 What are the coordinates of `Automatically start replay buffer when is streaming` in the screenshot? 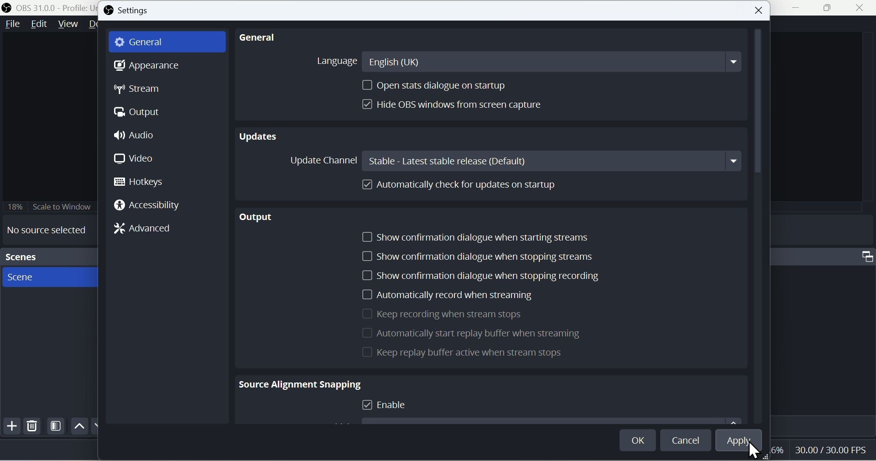 It's located at (471, 334).